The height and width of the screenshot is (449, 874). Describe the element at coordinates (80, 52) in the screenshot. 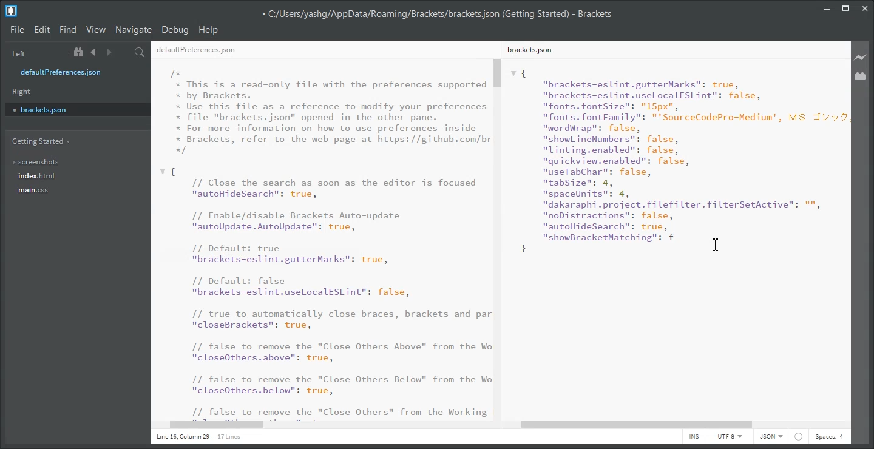

I see `Show in the file tree` at that location.